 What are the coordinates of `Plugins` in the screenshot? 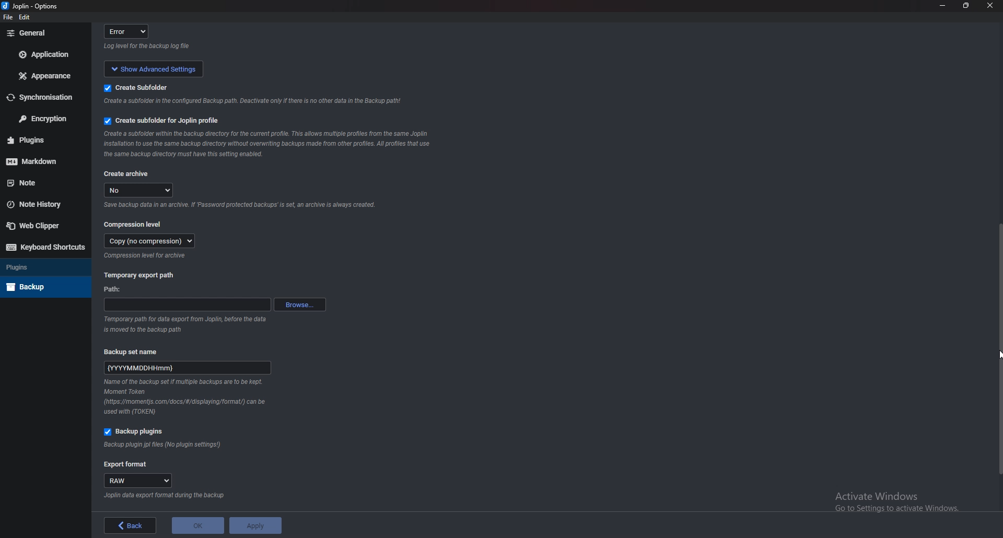 It's located at (41, 140).